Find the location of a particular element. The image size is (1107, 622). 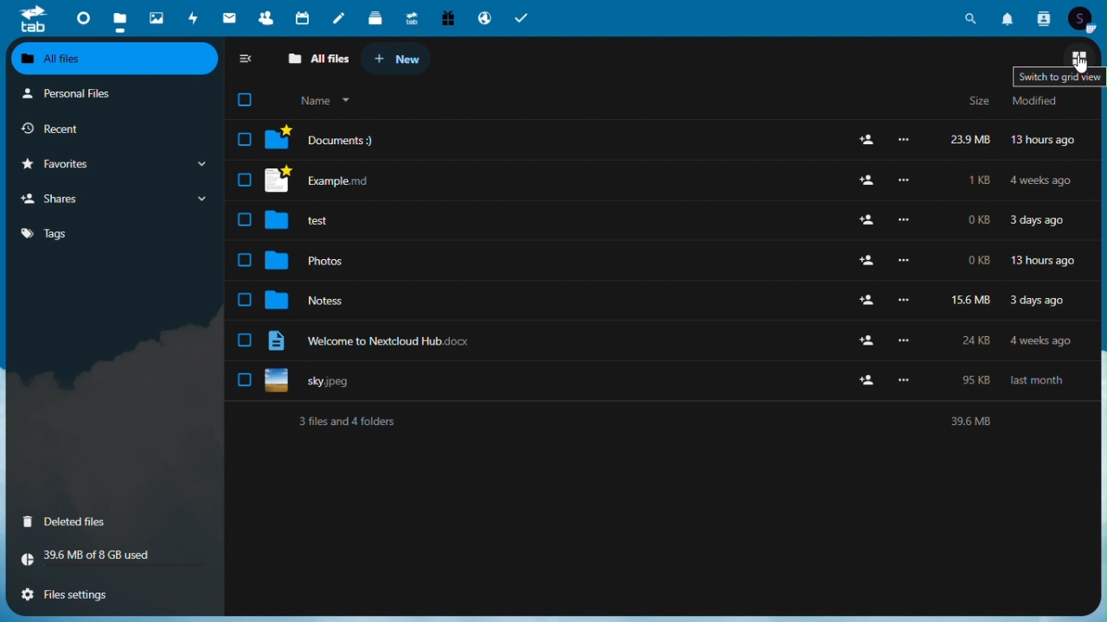

photos is located at coordinates (155, 15).